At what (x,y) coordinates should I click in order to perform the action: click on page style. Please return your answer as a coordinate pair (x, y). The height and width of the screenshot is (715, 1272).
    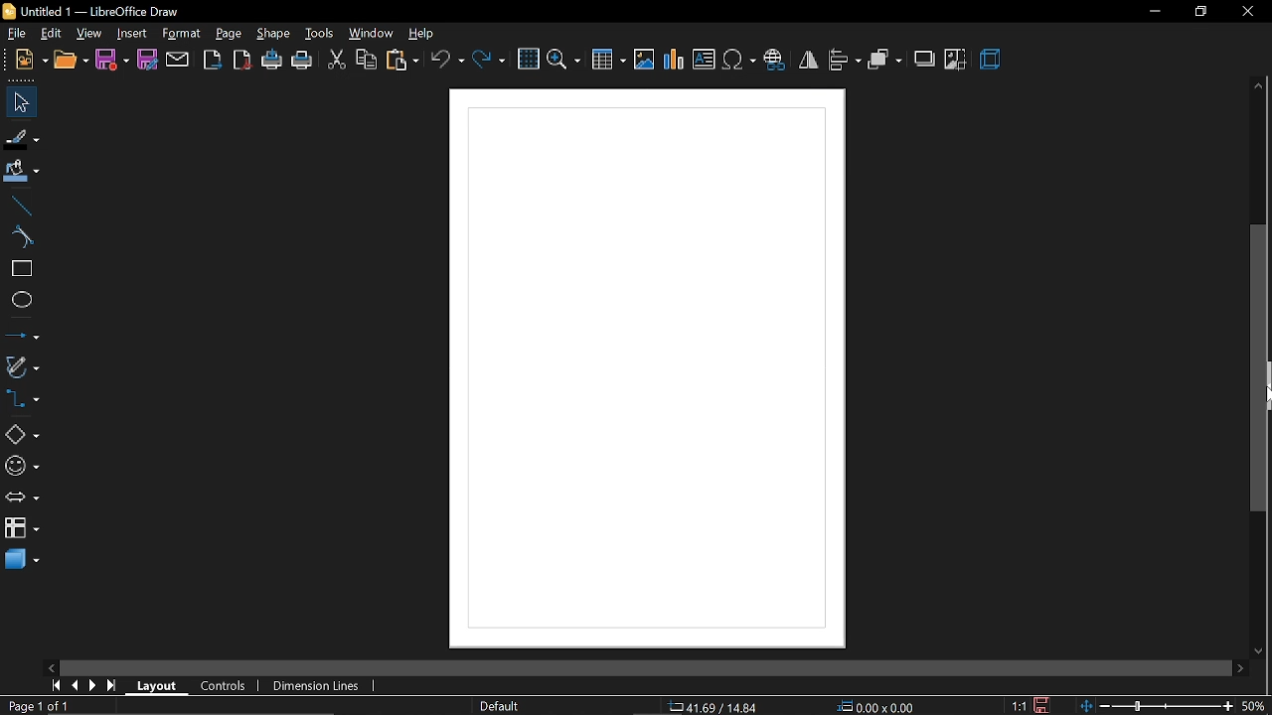
    Looking at the image, I should click on (501, 707).